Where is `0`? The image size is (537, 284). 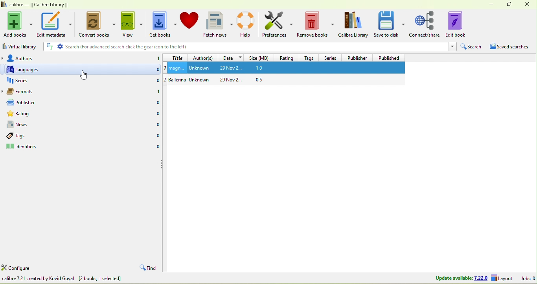 0 is located at coordinates (155, 148).